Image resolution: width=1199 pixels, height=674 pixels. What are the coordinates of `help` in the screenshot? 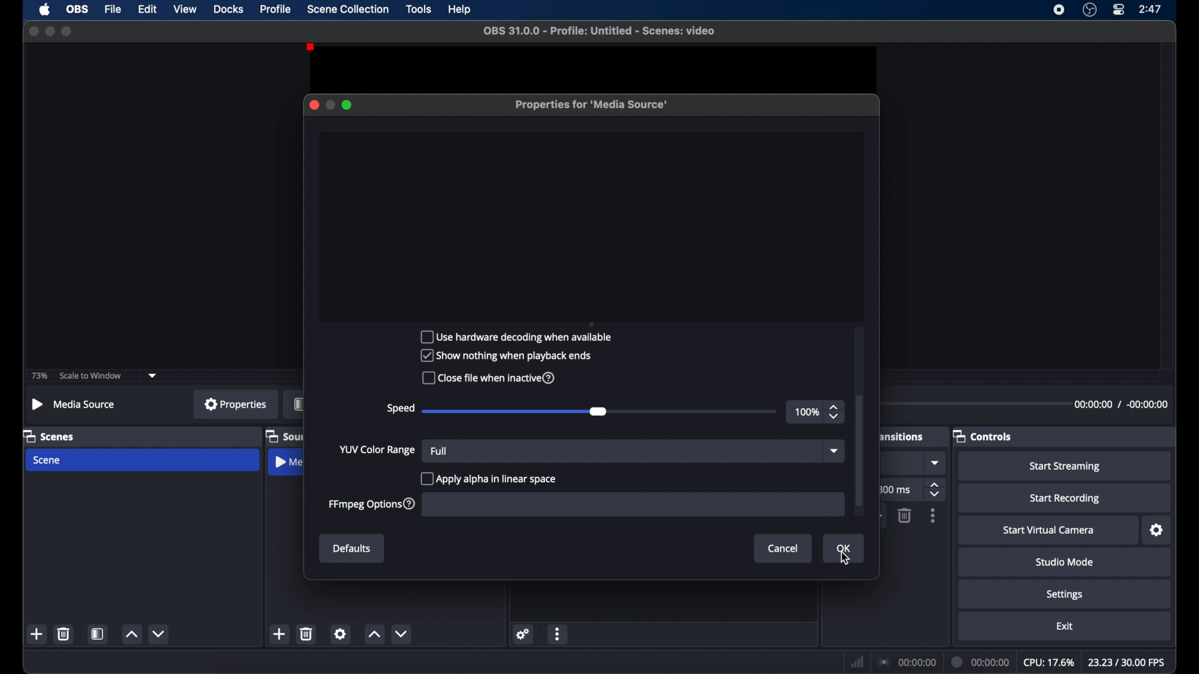 It's located at (460, 10).